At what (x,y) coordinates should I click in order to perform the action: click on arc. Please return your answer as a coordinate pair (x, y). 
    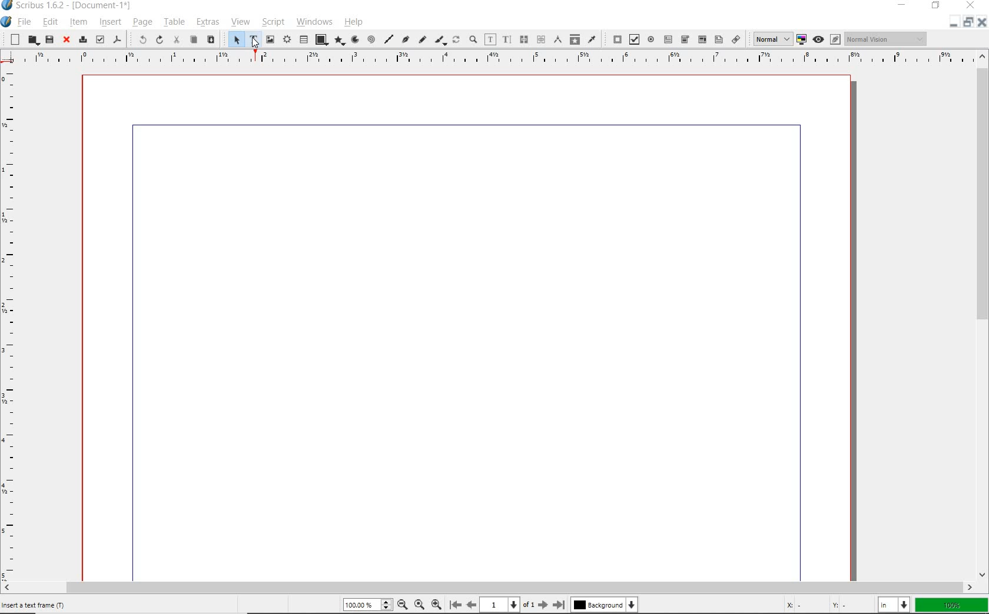
    Looking at the image, I should click on (356, 39).